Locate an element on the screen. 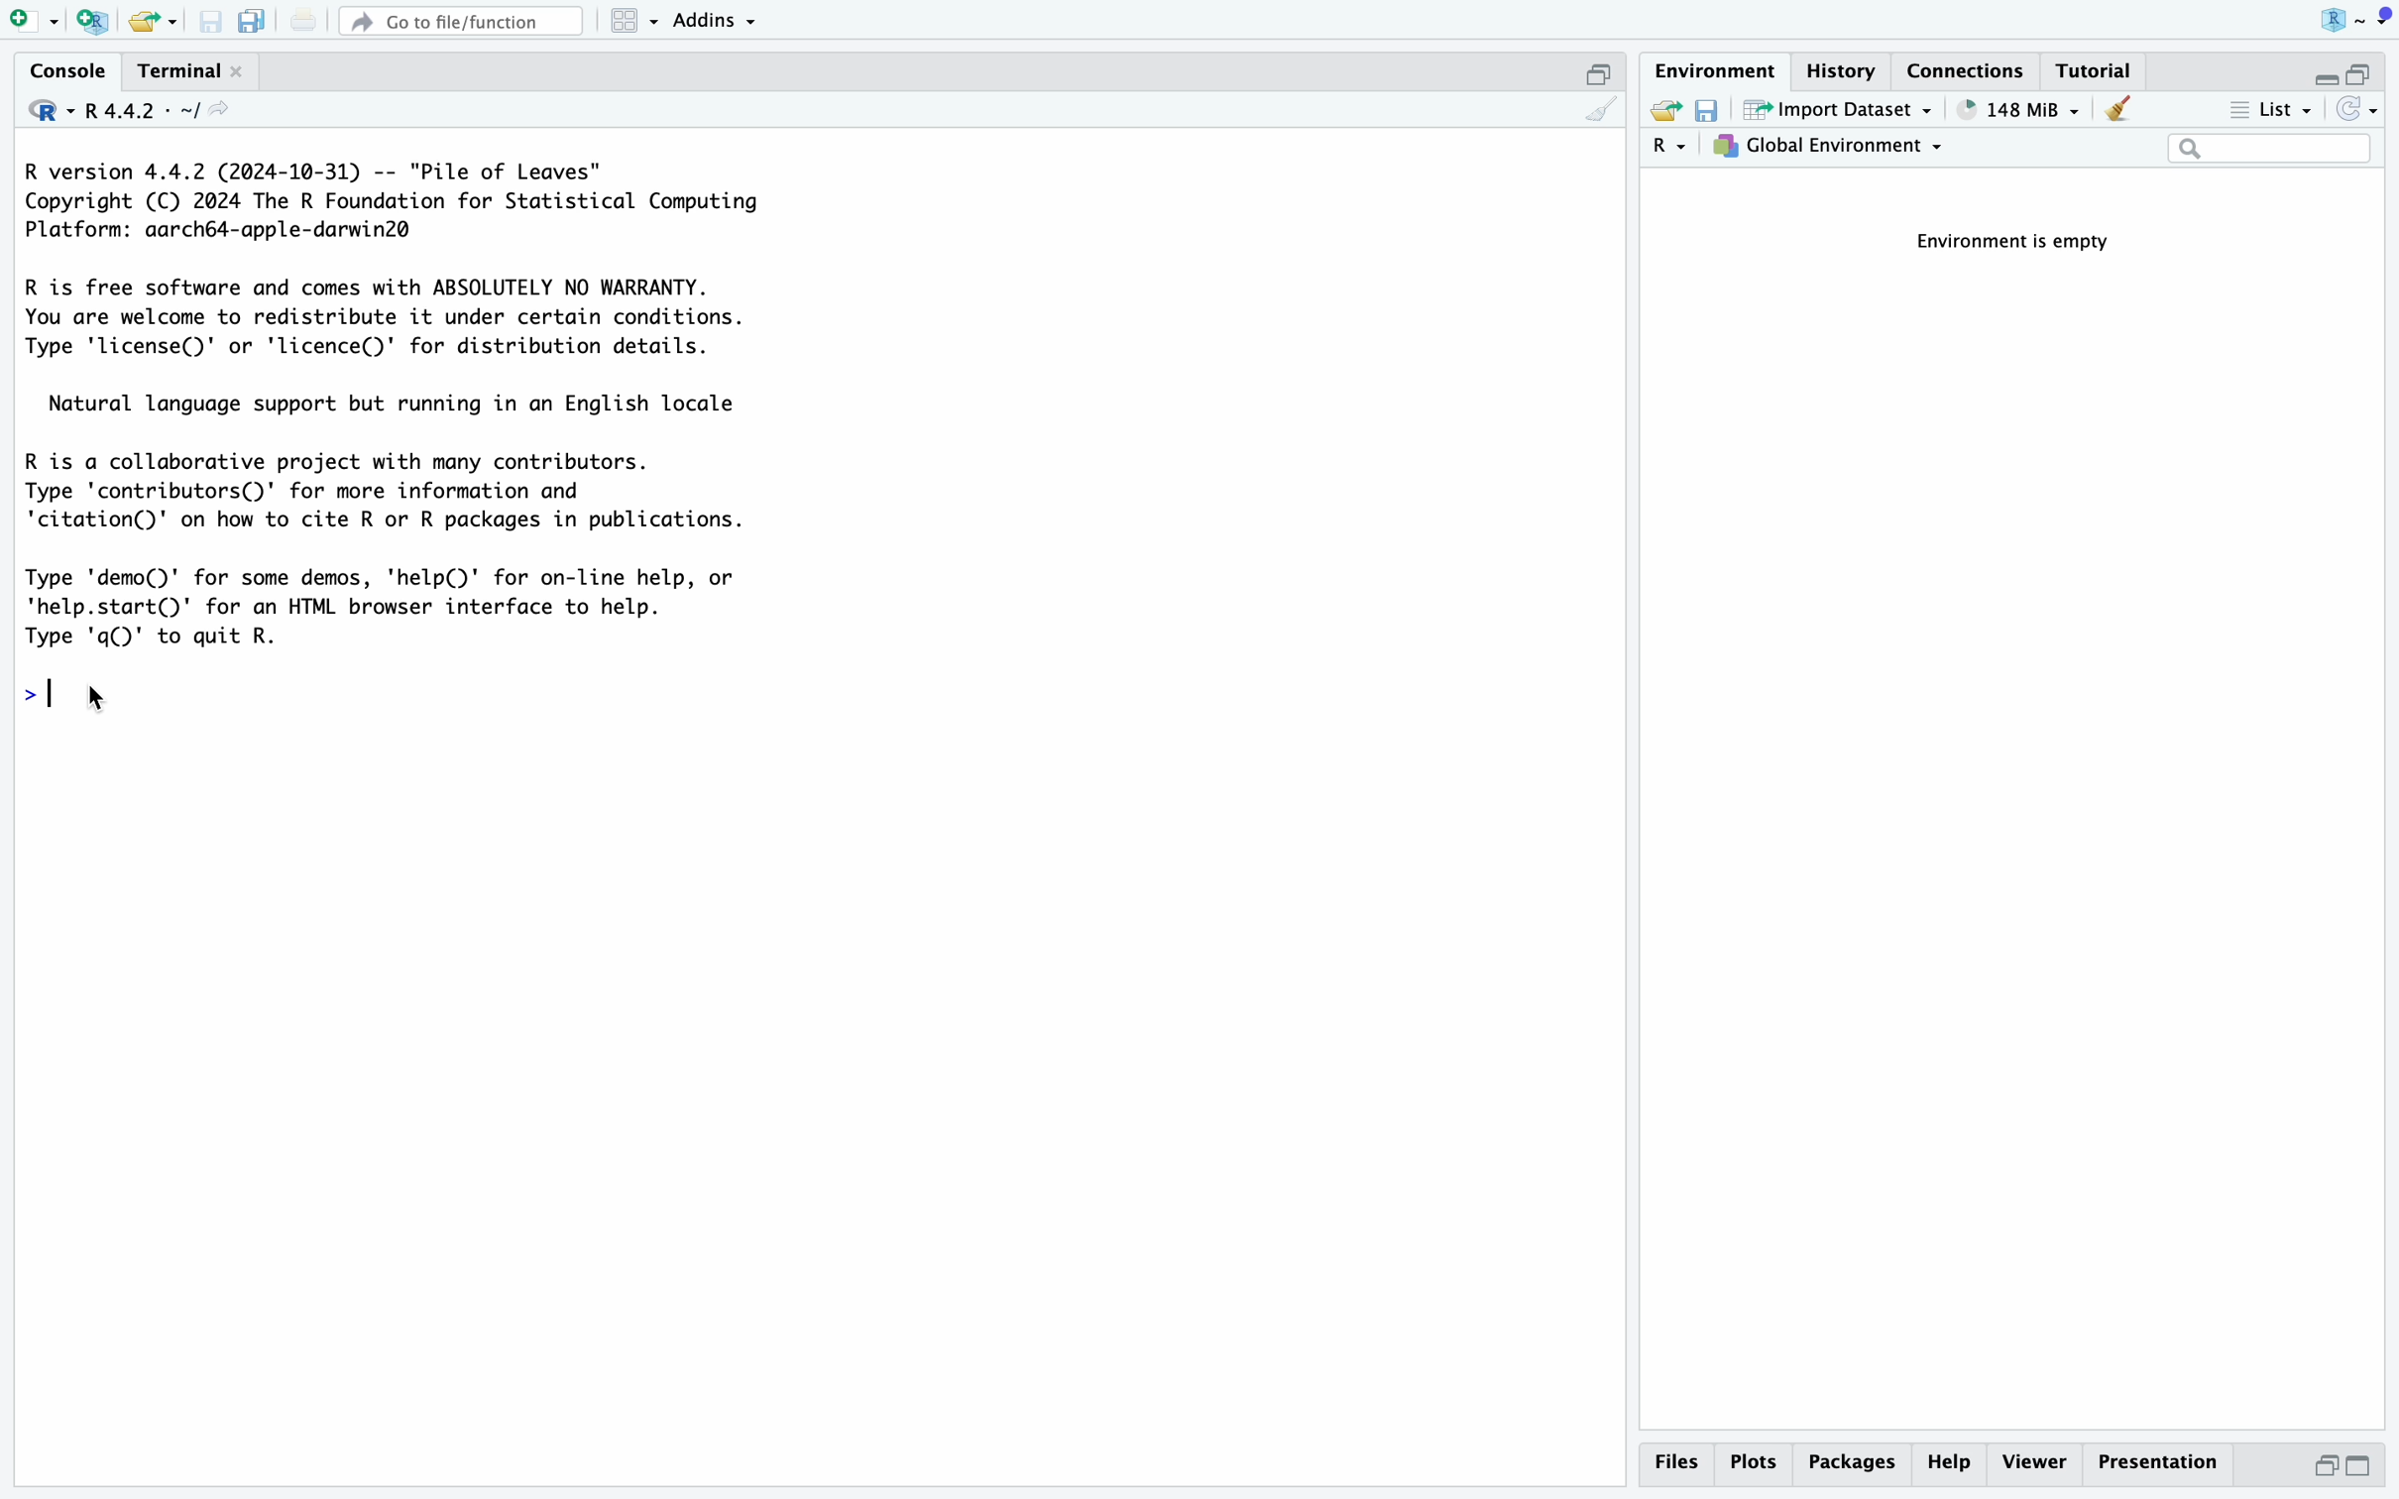  global environment is located at coordinates (1833, 150).